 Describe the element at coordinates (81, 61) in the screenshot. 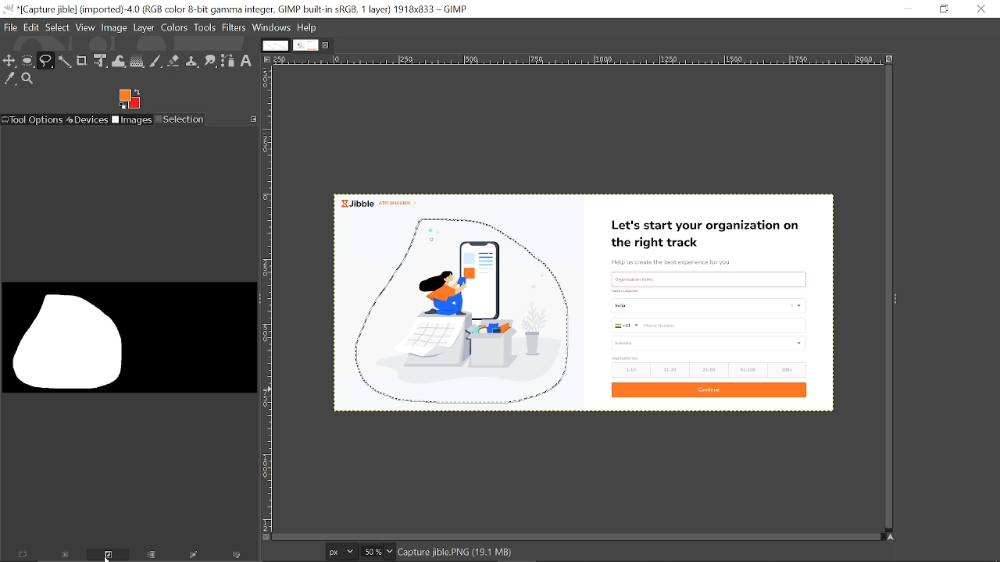

I see `Crop tool` at that location.